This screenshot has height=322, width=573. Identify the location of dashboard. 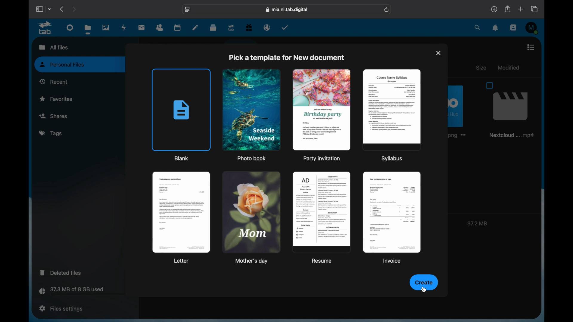
(70, 27).